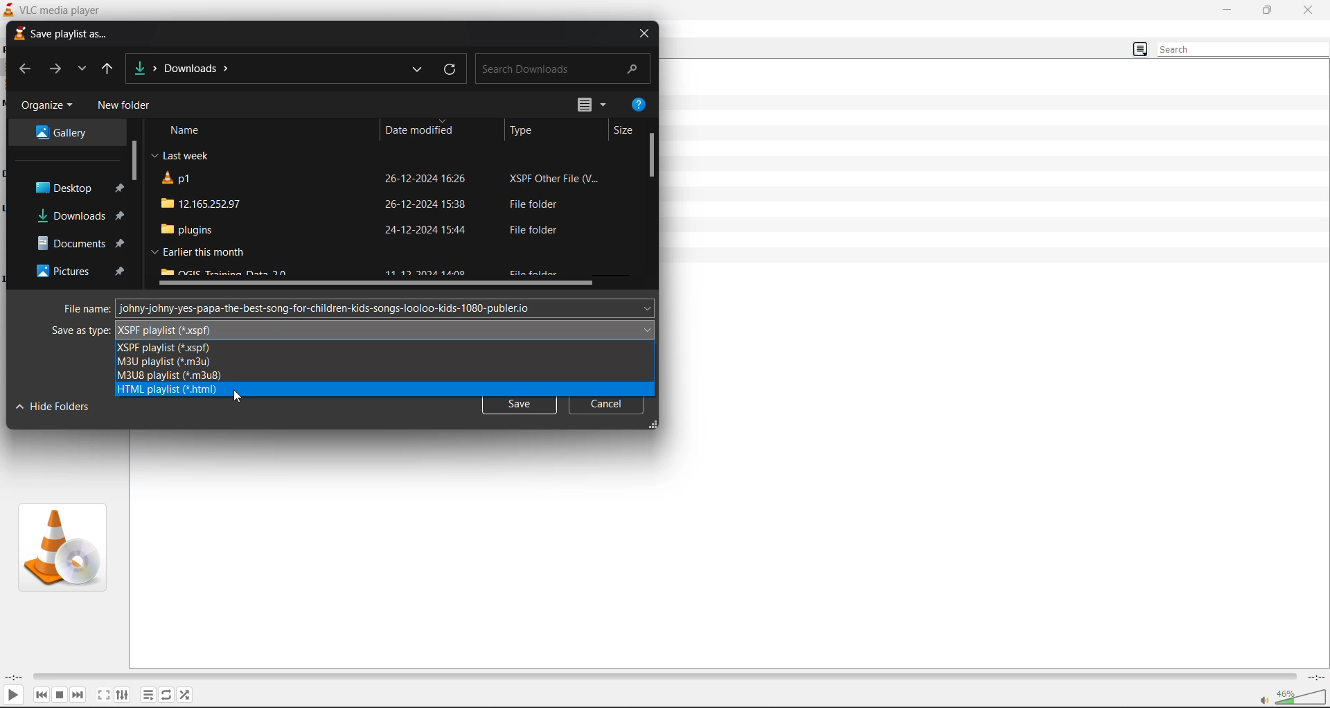  Describe the element at coordinates (662, 673) in the screenshot. I see `track slider` at that location.